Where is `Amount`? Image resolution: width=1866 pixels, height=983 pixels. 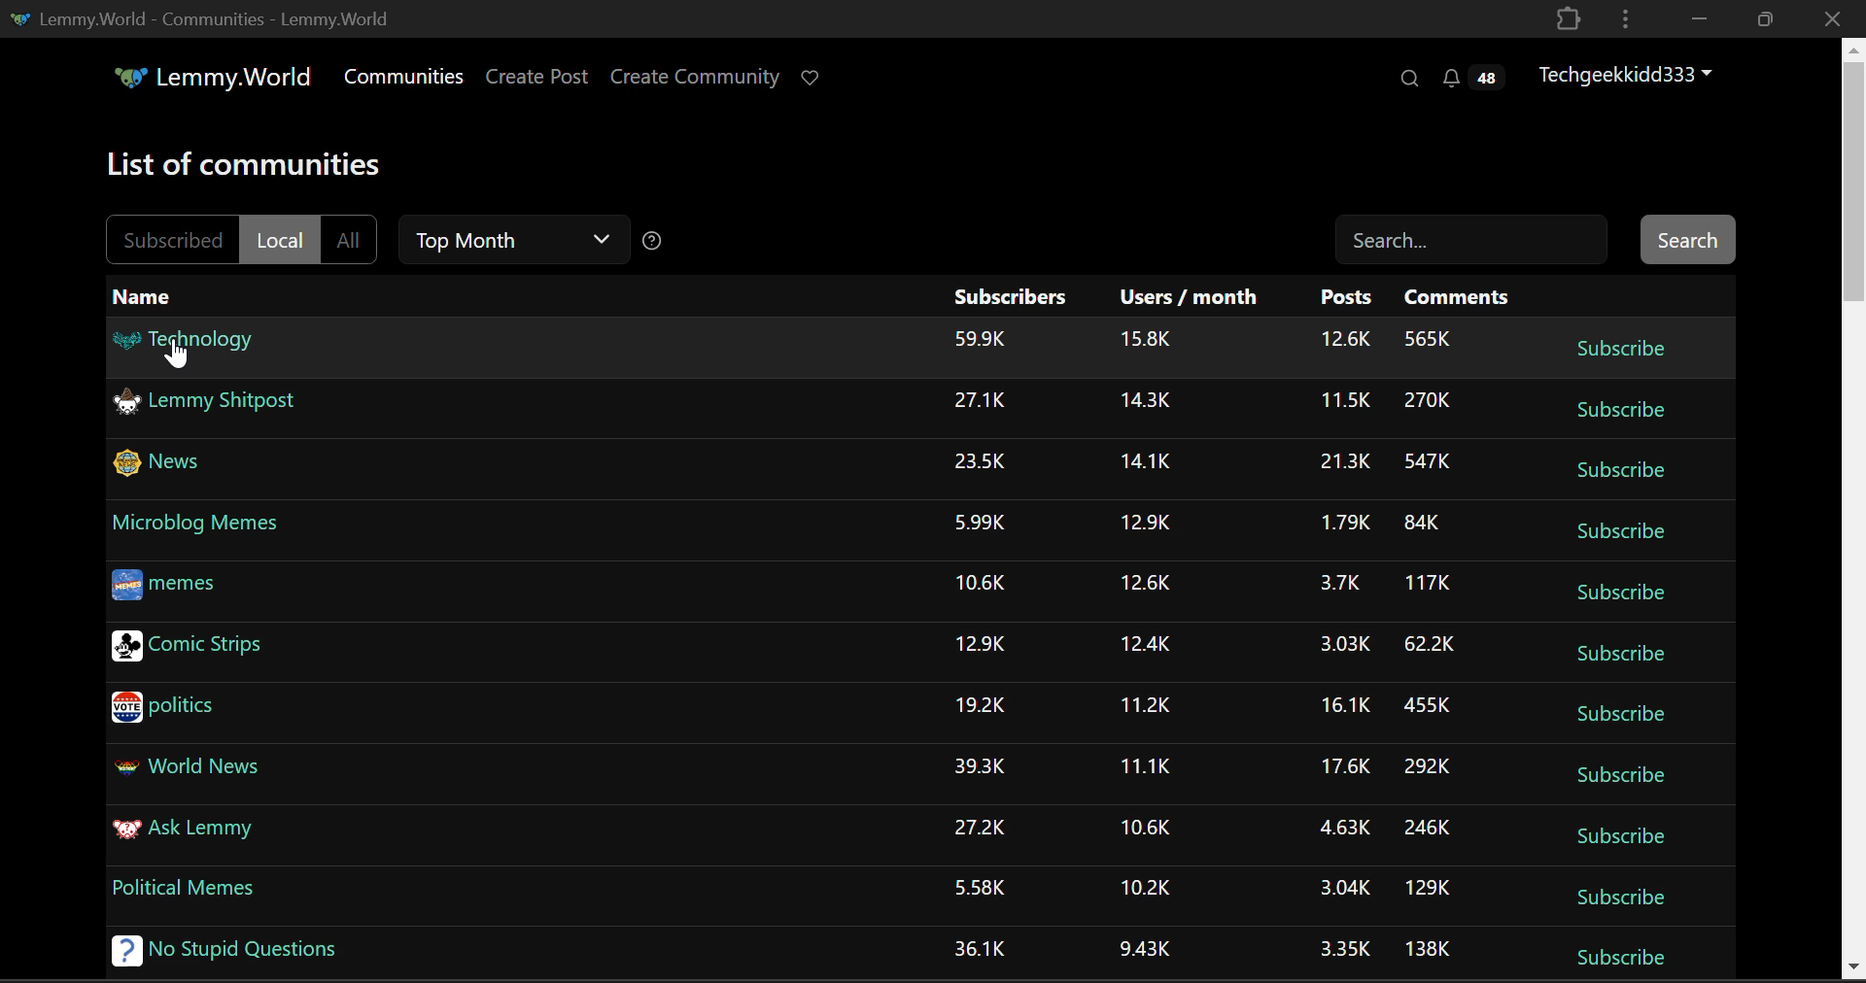 Amount is located at coordinates (1145, 339).